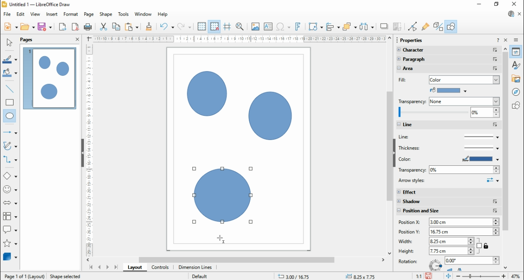 The image size is (524, 280). Describe the element at coordinates (11, 89) in the screenshot. I see `insert line` at that location.